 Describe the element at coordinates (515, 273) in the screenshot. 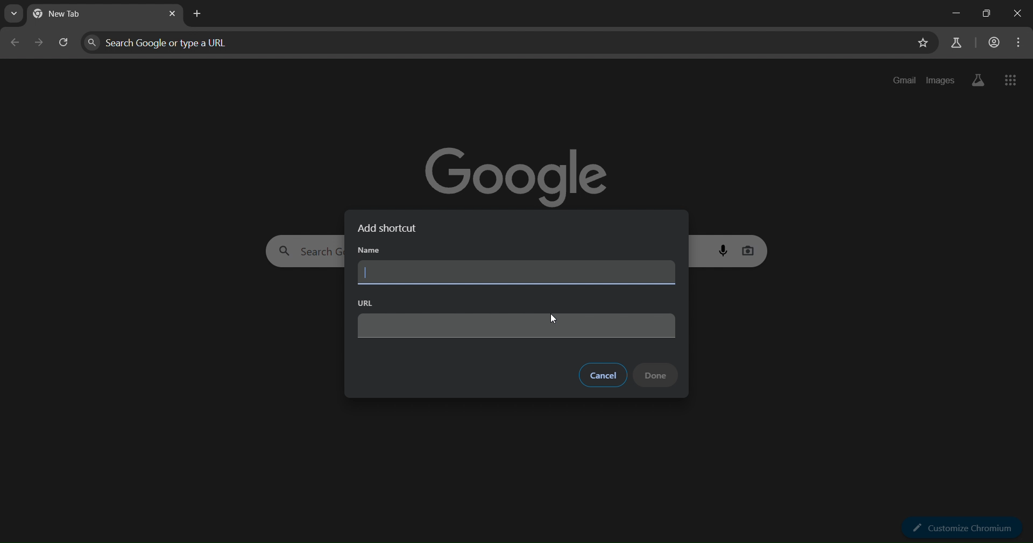

I see `add name` at that location.